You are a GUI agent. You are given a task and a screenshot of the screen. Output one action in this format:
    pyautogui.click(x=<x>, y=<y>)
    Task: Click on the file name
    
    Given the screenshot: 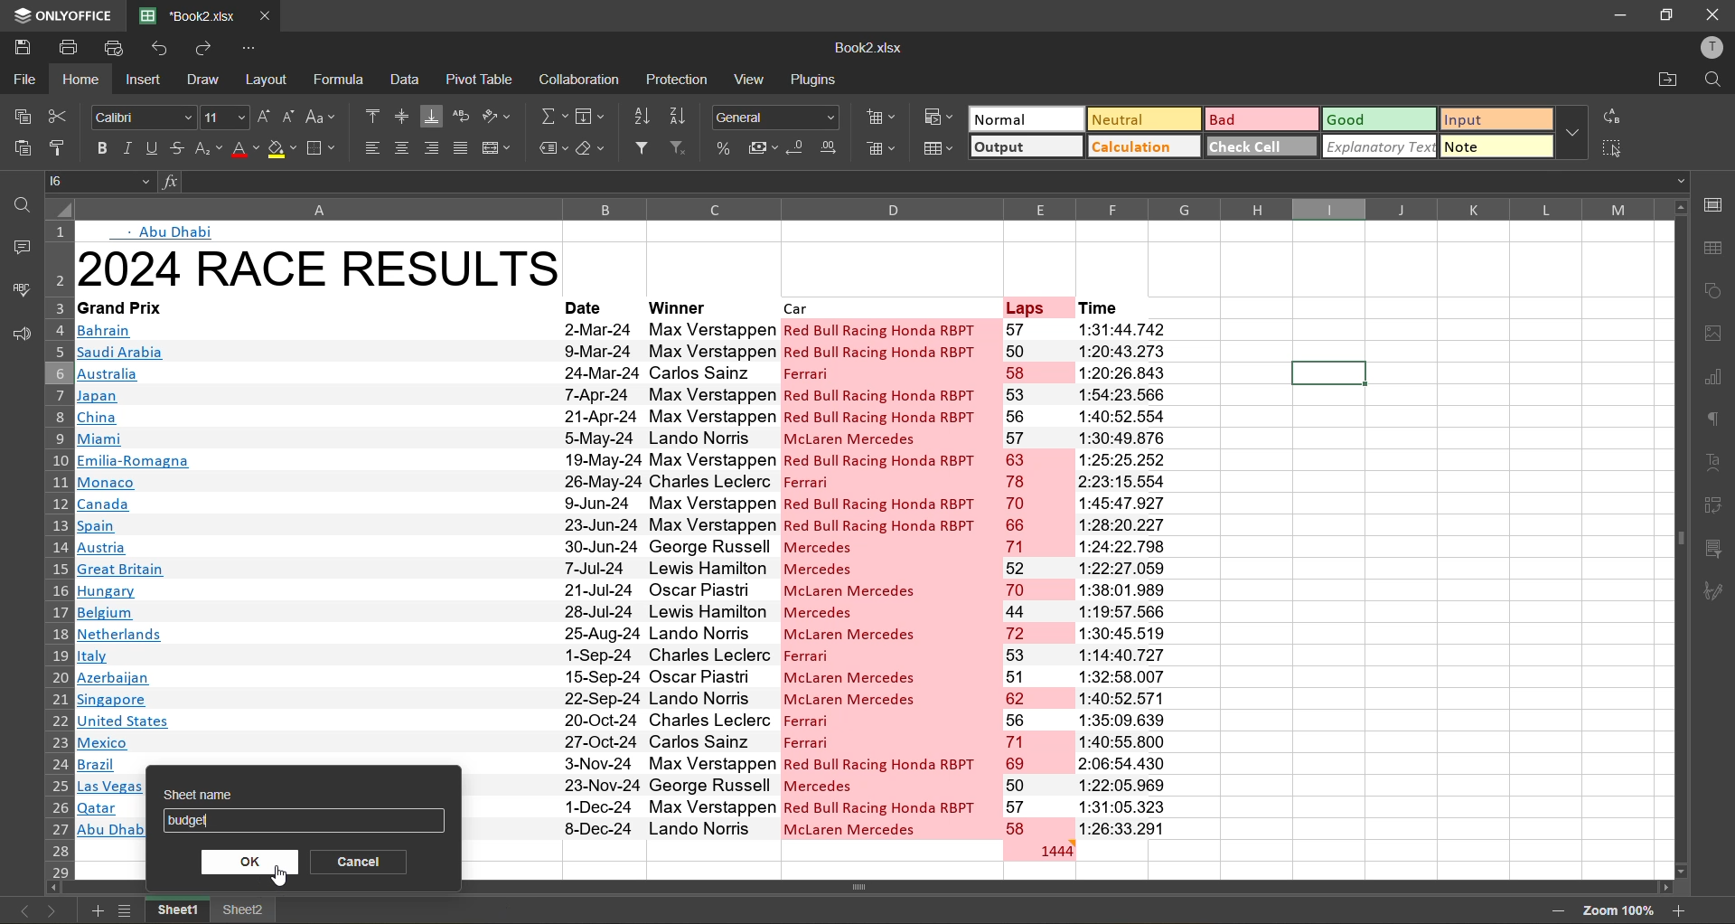 What is the action you would take?
    pyautogui.click(x=866, y=47)
    